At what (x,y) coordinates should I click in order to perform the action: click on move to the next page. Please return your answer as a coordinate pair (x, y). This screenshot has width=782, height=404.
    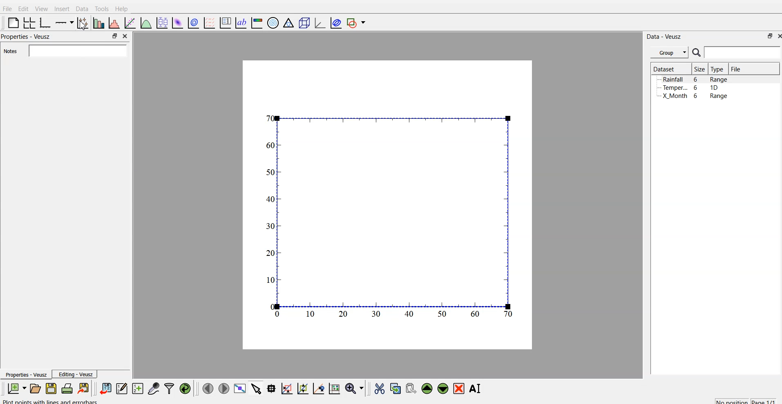
    Looking at the image, I should click on (225, 388).